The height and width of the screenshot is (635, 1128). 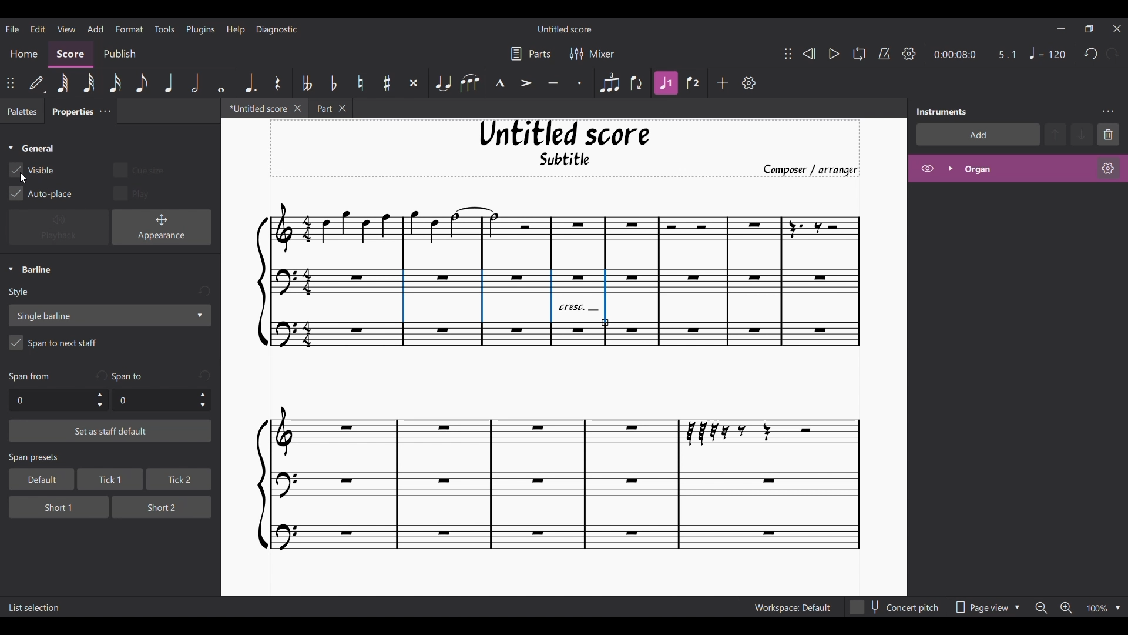 What do you see at coordinates (1112, 54) in the screenshot?
I see `Redo` at bounding box center [1112, 54].